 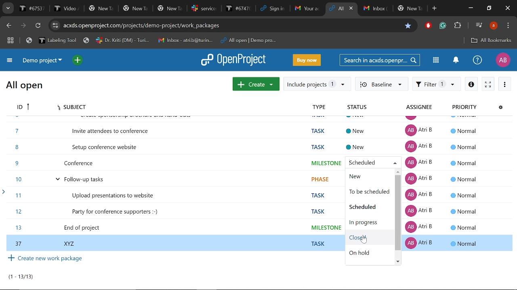 I want to click on Open details view, so click(x=471, y=84).